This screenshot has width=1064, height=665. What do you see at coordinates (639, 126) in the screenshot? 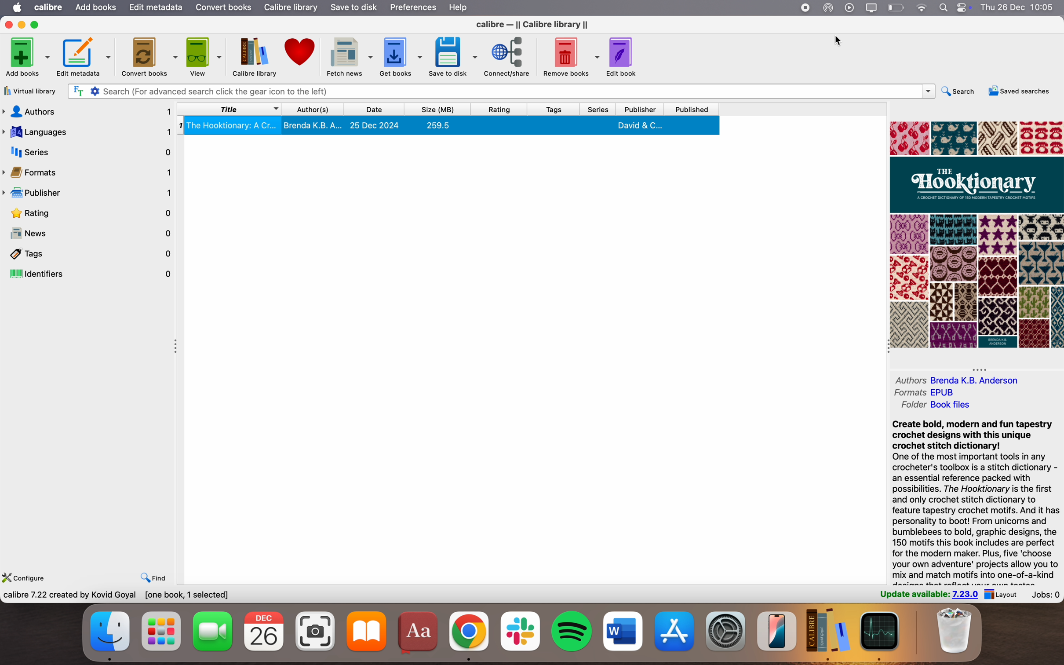
I see `David & C..` at bounding box center [639, 126].